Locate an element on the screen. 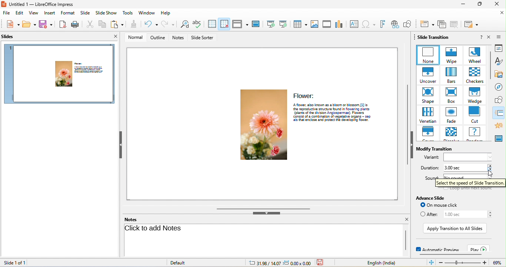  horizontal scroll bar is located at coordinates (450, 254).